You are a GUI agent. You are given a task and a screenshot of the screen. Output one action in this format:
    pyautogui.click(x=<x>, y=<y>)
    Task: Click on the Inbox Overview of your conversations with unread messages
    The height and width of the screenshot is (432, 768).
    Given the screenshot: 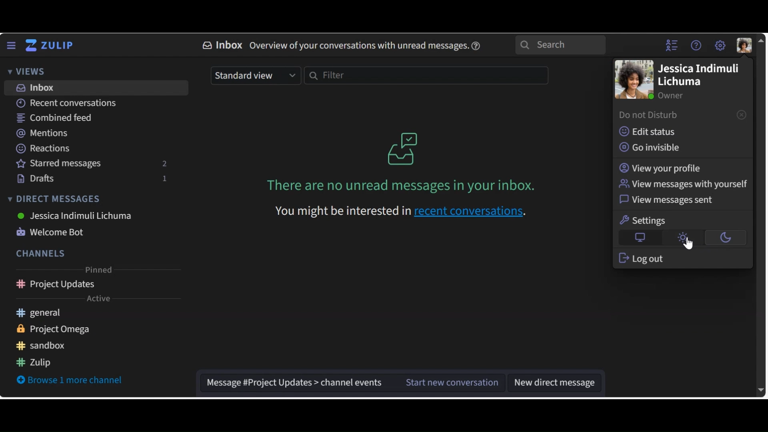 What is the action you would take?
    pyautogui.click(x=333, y=44)
    